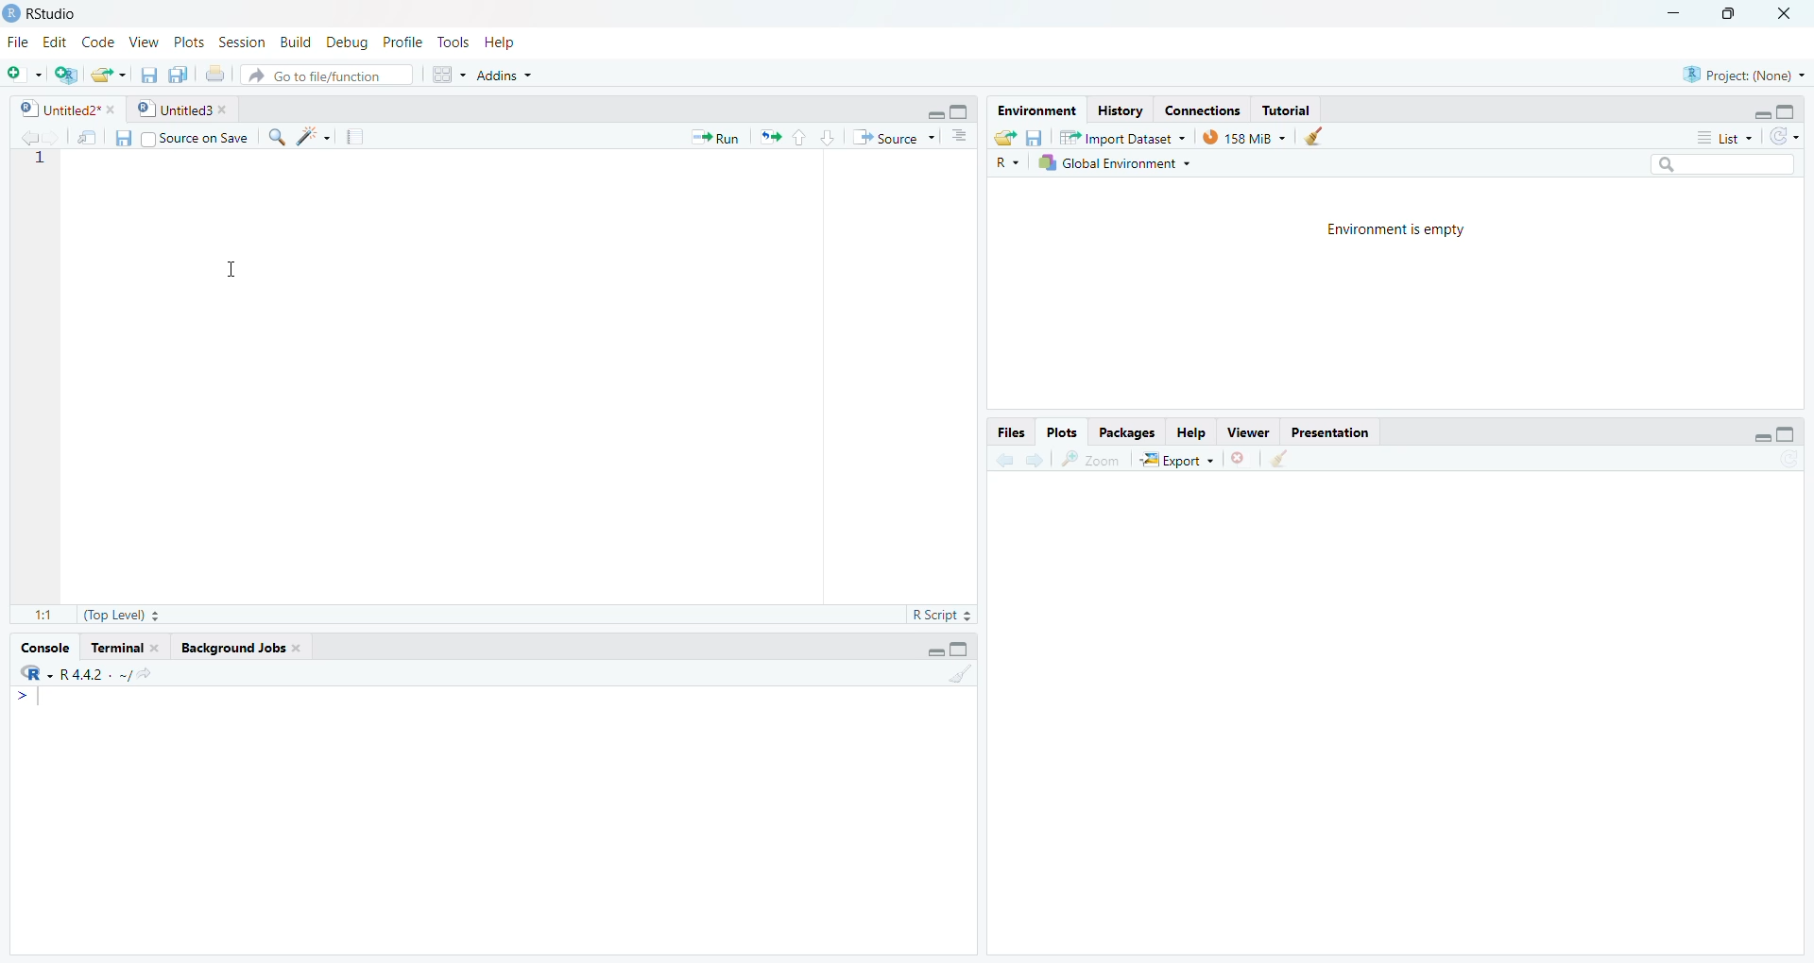 The width and height of the screenshot is (1814, 963). Describe the element at coordinates (454, 40) in the screenshot. I see `Tools` at that location.